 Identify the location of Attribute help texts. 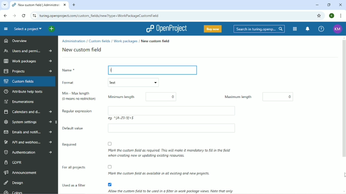
(24, 92).